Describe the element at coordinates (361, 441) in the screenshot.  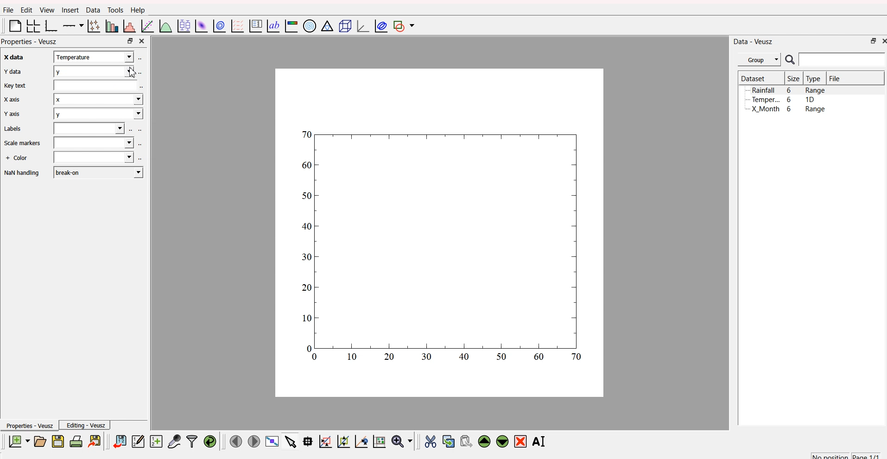
I see `zoom out graph axes` at that location.